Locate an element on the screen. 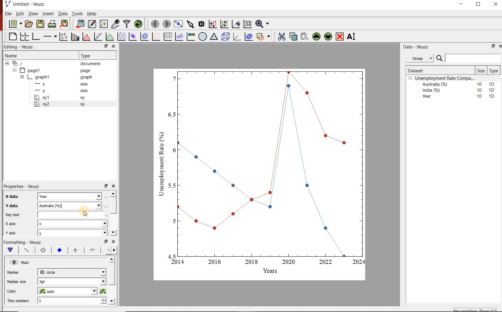  close is located at coordinates (114, 186).